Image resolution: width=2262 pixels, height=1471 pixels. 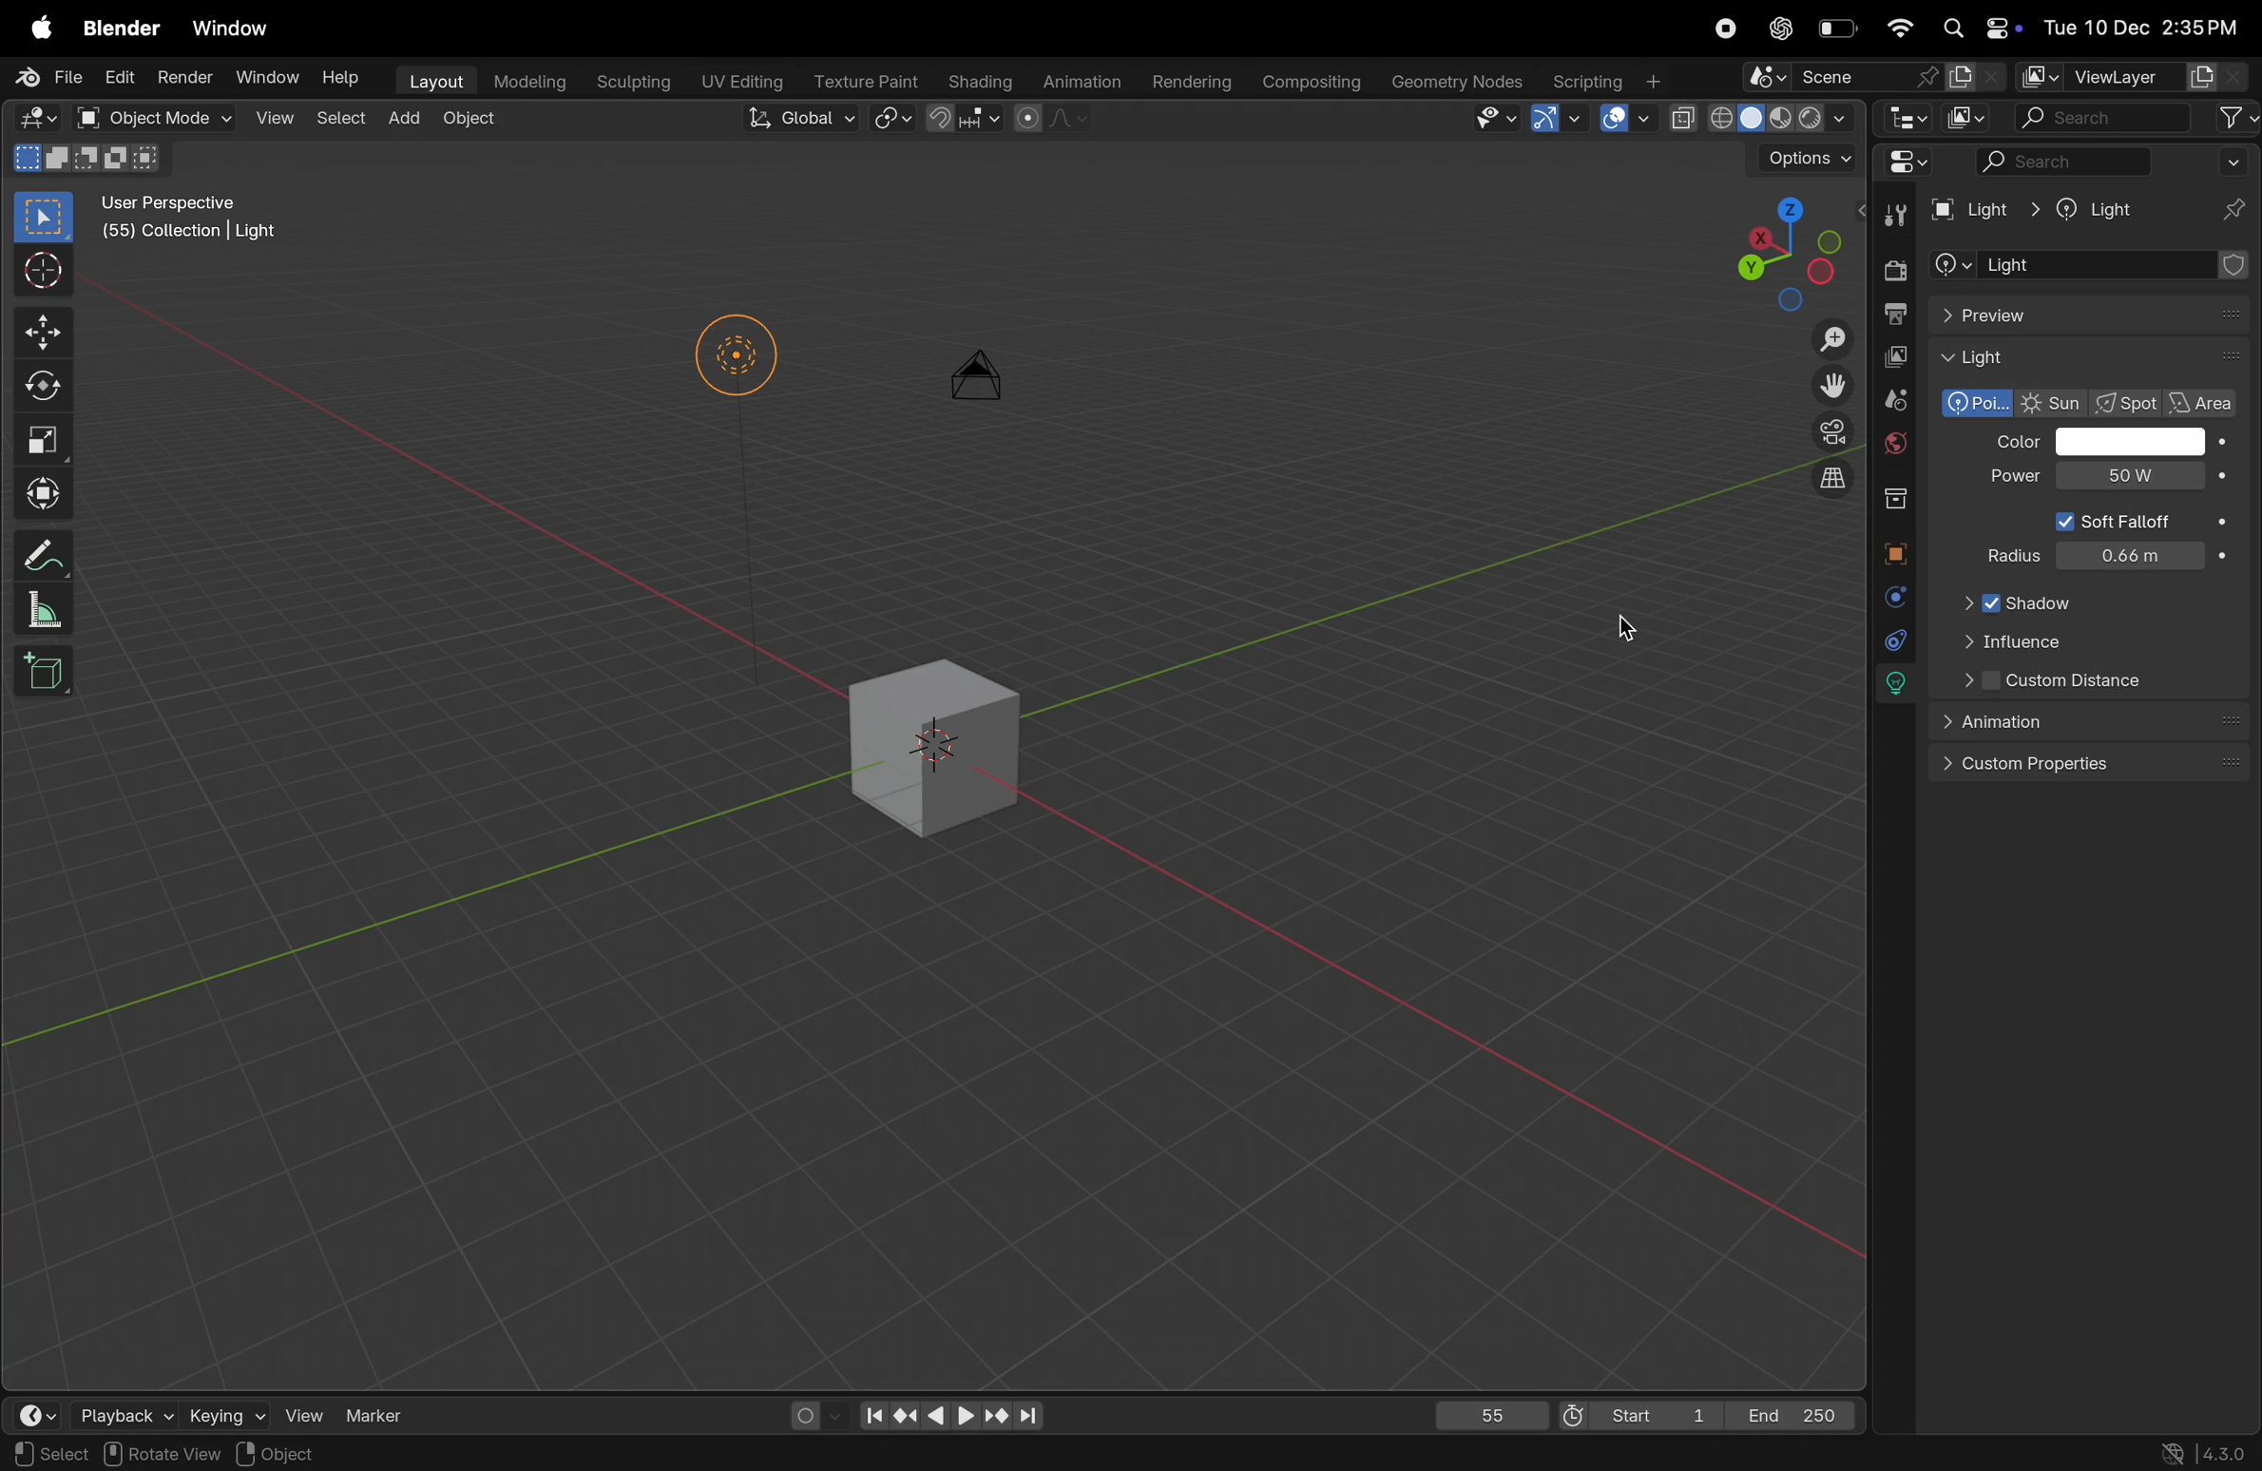 What do you see at coordinates (162, 1454) in the screenshot?
I see `rotate` at bounding box center [162, 1454].